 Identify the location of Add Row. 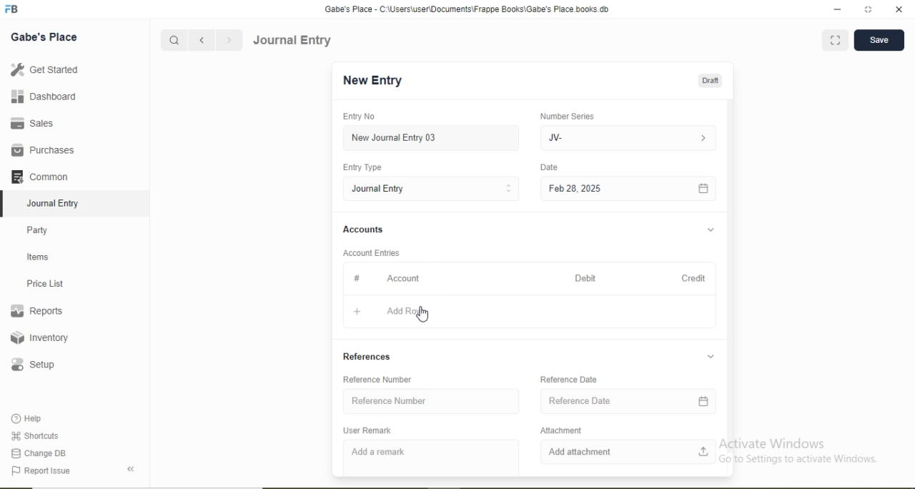
(405, 311).